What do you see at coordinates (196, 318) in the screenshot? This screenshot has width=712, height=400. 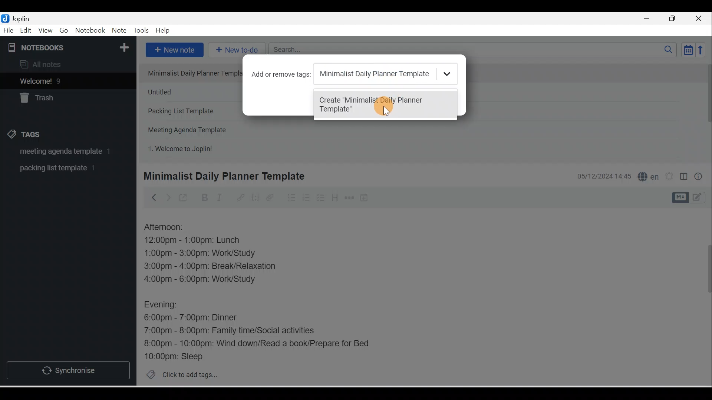 I see `6:00pm - 7:00pm: Dinner` at bounding box center [196, 318].